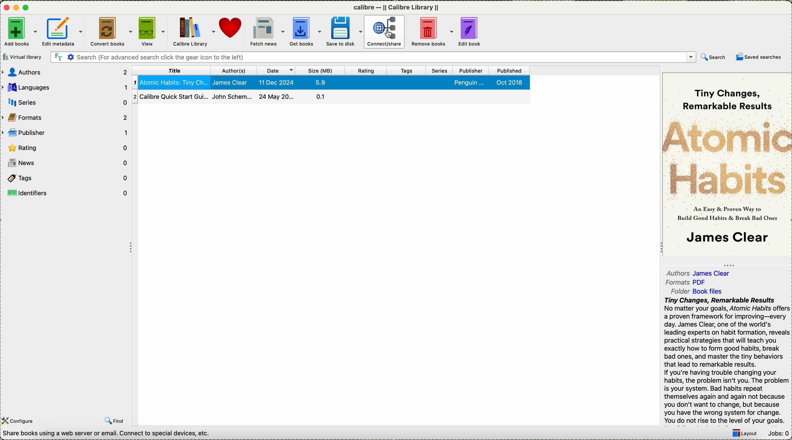 Image resolution: width=792 pixels, height=440 pixels. What do you see at coordinates (63, 31) in the screenshot?
I see `edit metadata` at bounding box center [63, 31].